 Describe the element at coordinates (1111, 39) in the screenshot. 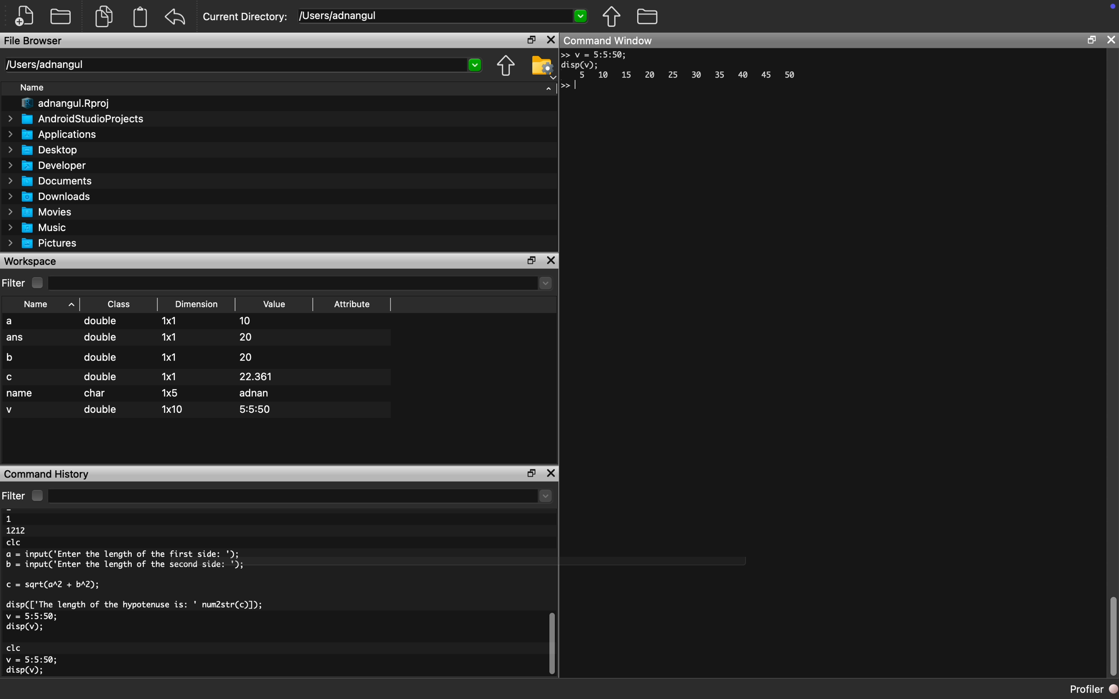

I see `close` at that location.